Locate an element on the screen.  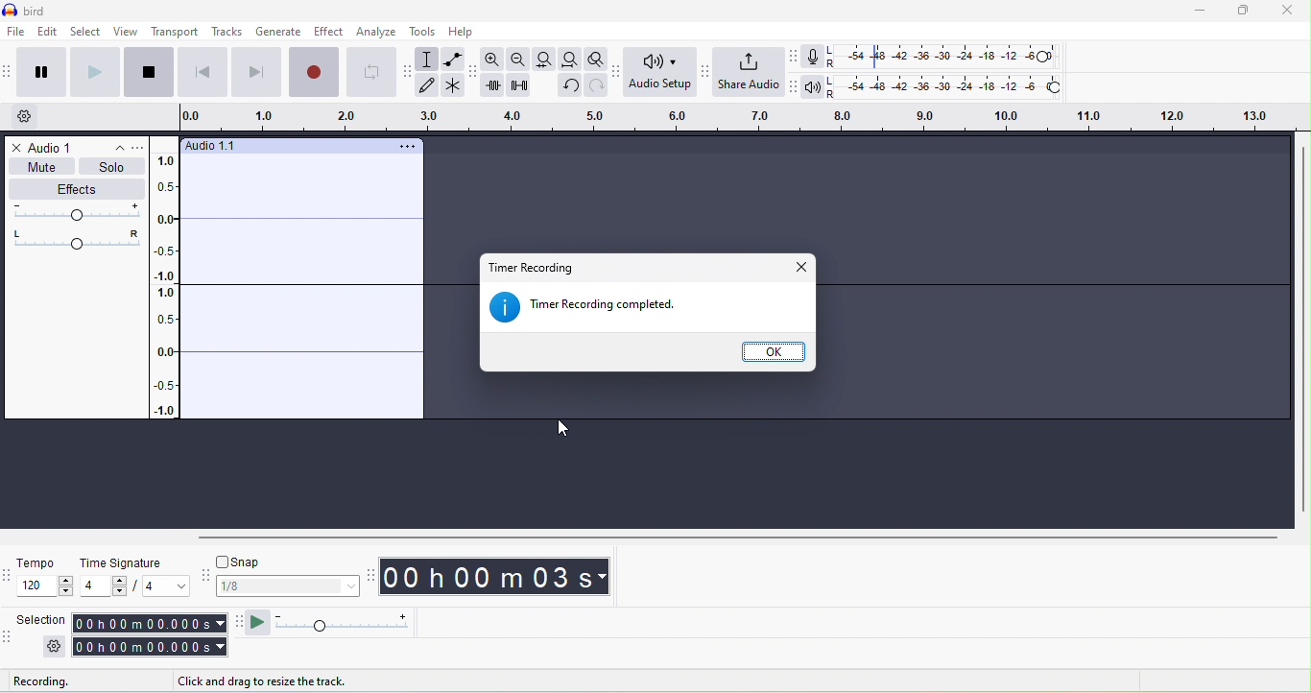
record/record new track is located at coordinates (312, 72).